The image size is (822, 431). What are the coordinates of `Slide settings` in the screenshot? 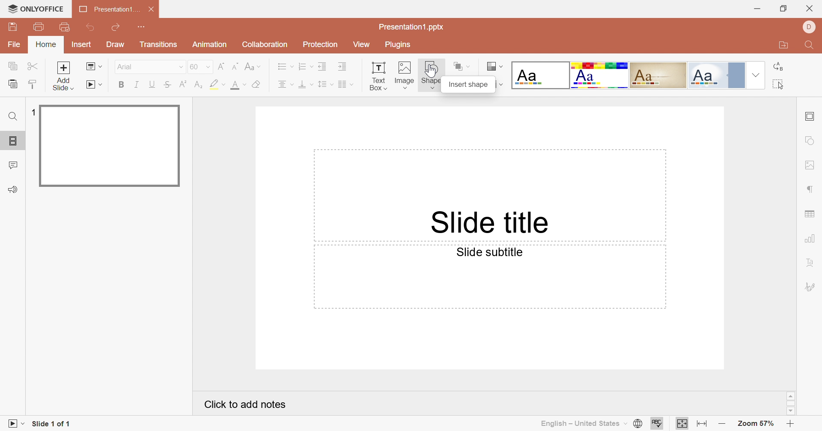 It's located at (809, 117).